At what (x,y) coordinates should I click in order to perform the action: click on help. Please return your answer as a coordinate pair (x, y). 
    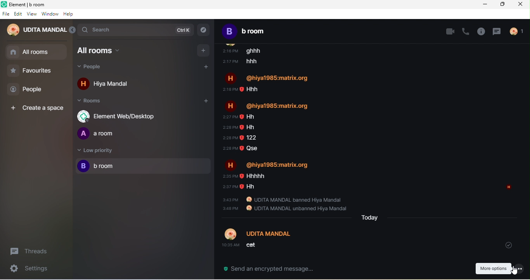
    Looking at the image, I should click on (69, 14).